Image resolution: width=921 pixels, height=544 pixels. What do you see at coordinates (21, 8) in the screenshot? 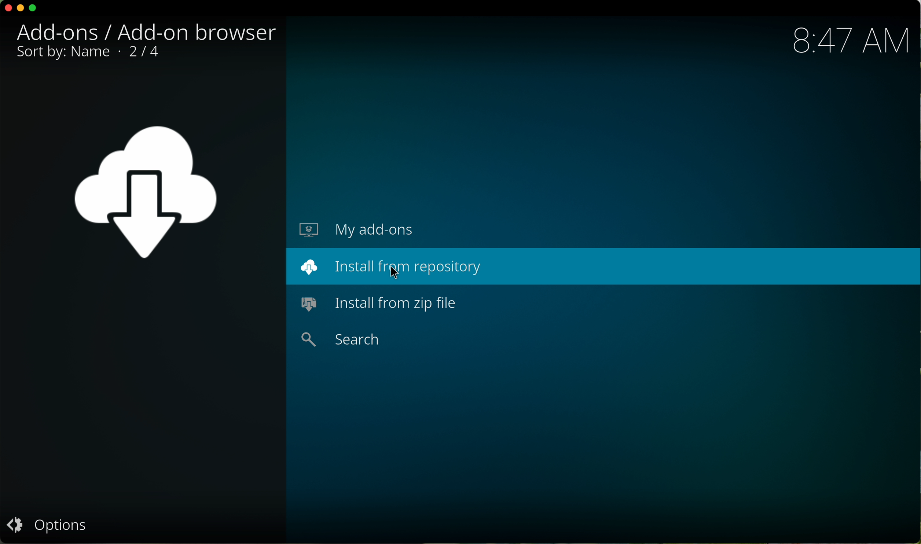
I see `minimize` at bounding box center [21, 8].